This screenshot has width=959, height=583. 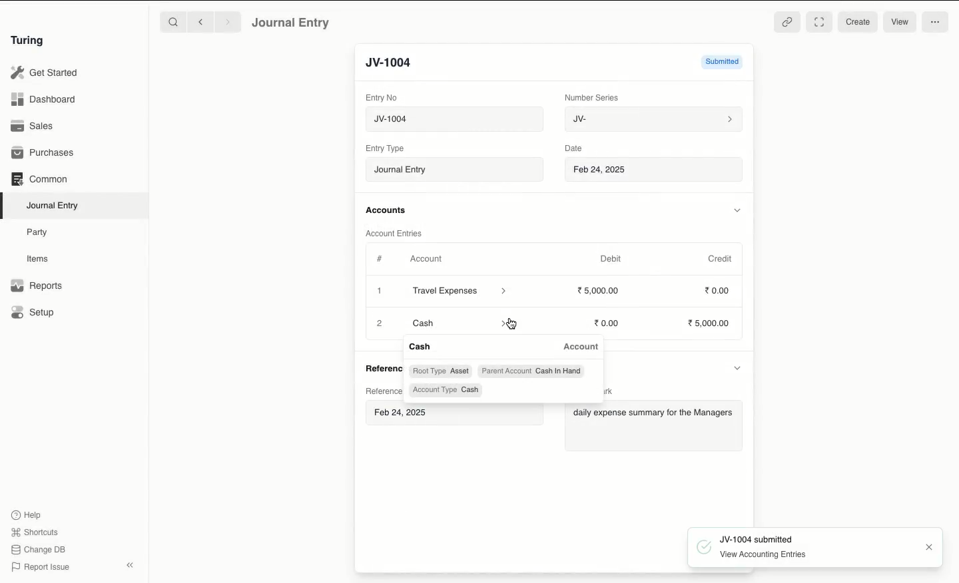 What do you see at coordinates (902, 20) in the screenshot?
I see `View` at bounding box center [902, 20].